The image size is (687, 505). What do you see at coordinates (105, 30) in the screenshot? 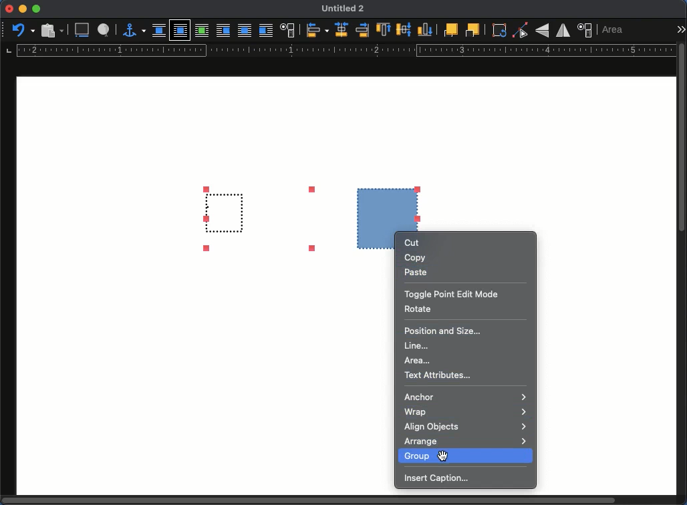
I see `a label to identify an object` at bounding box center [105, 30].